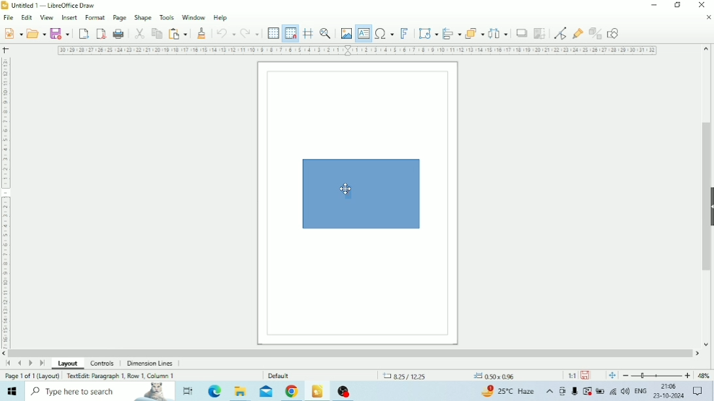 Image resolution: width=714 pixels, height=401 pixels. What do you see at coordinates (670, 396) in the screenshot?
I see `Date` at bounding box center [670, 396].